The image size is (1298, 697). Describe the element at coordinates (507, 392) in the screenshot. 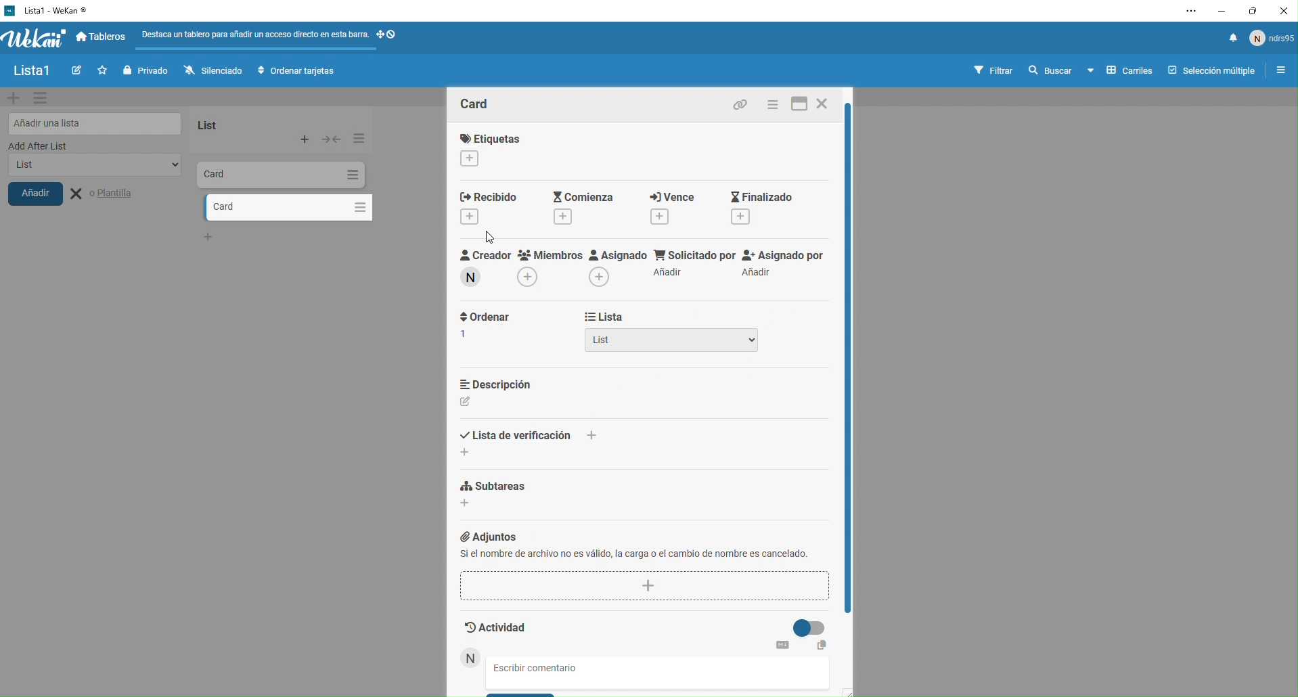

I see `descripcion` at that location.